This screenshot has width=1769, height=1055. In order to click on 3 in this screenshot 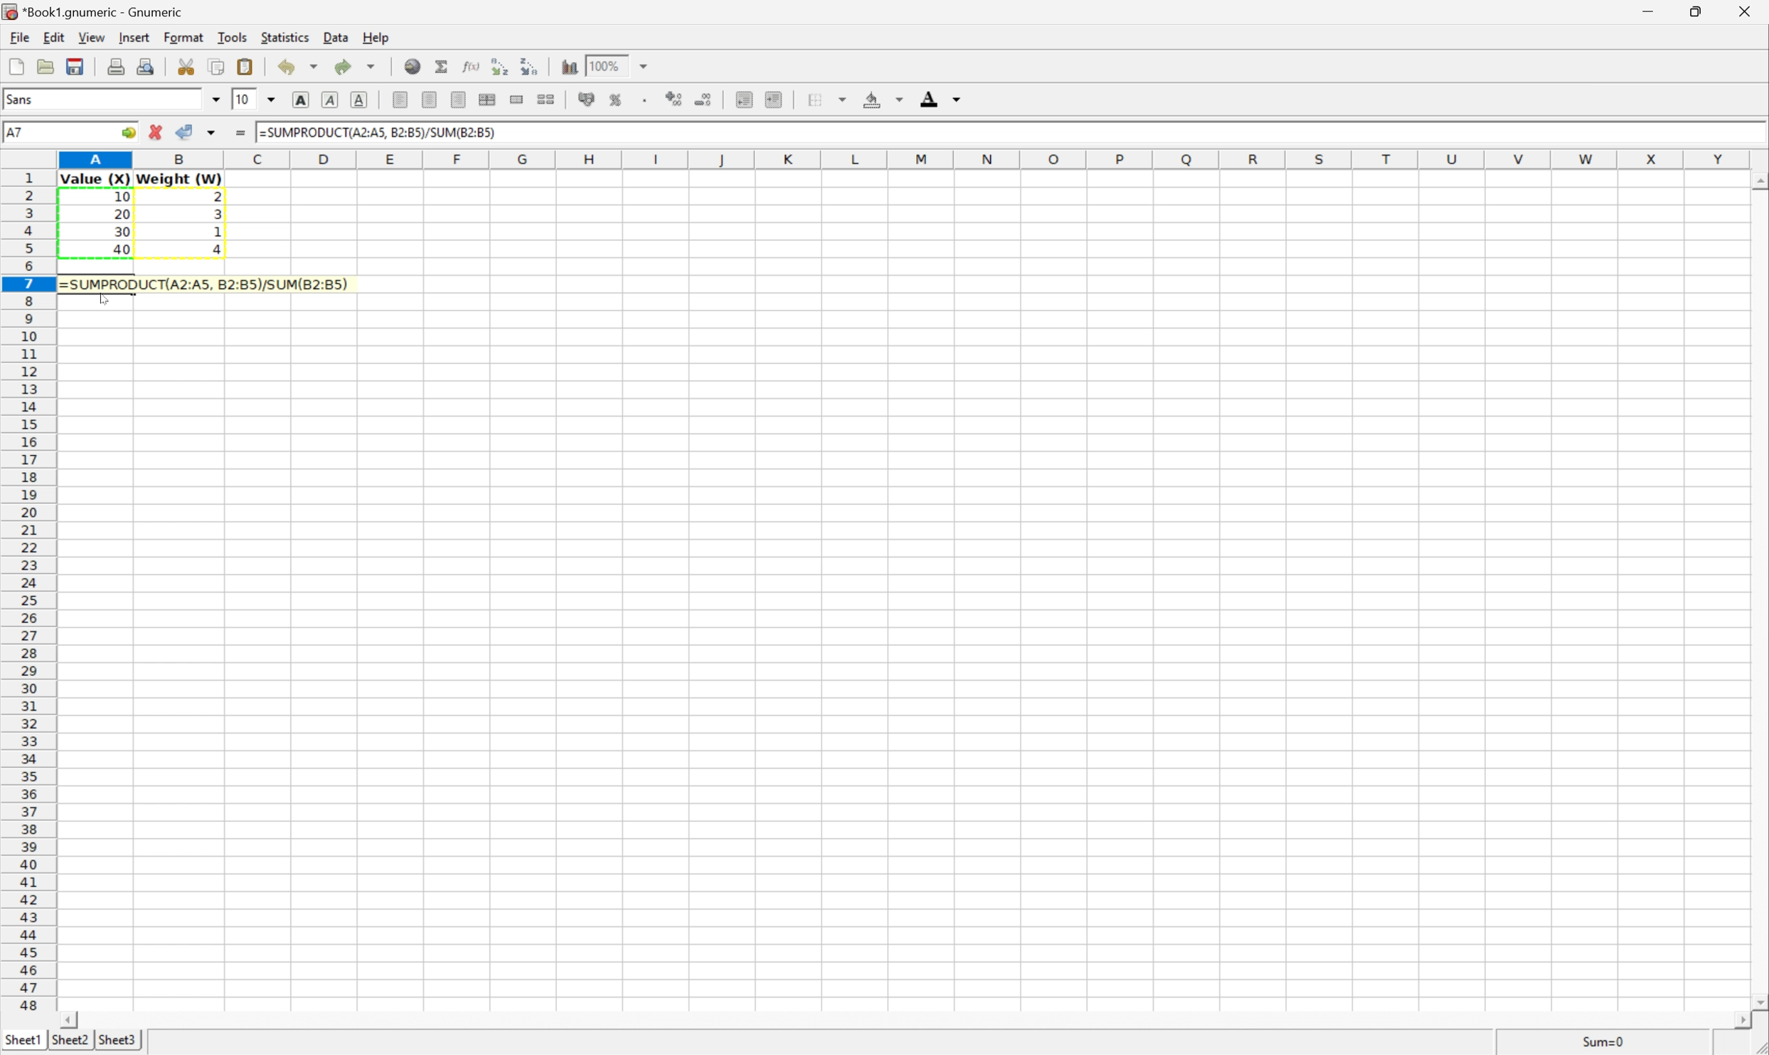, I will do `click(216, 217)`.